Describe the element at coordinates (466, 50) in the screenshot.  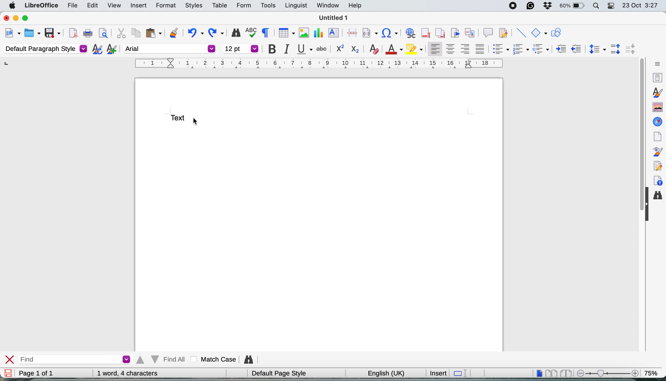
I see `align right` at that location.